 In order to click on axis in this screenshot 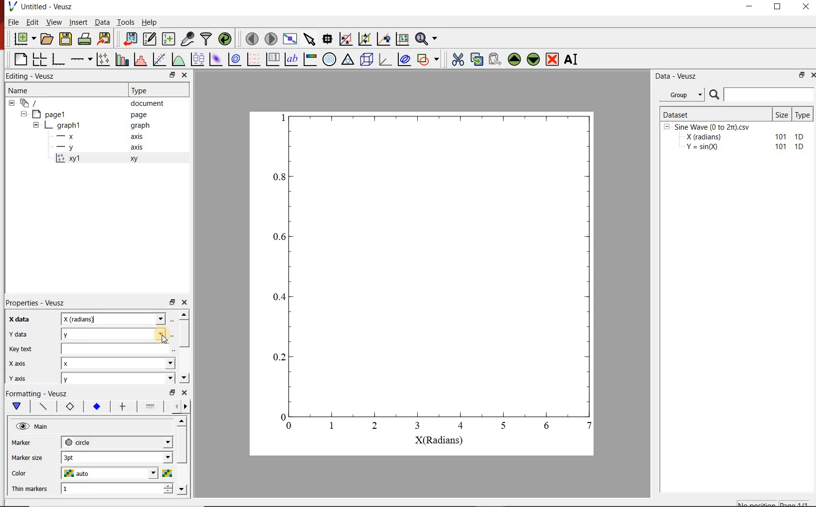, I will do `click(136, 147)`.